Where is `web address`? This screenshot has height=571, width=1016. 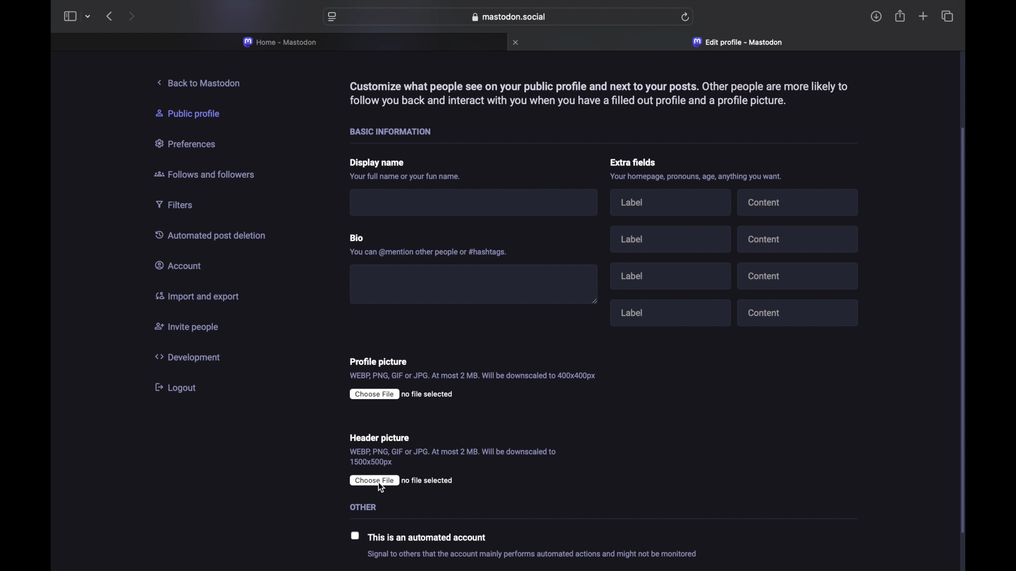 web address is located at coordinates (509, 17).